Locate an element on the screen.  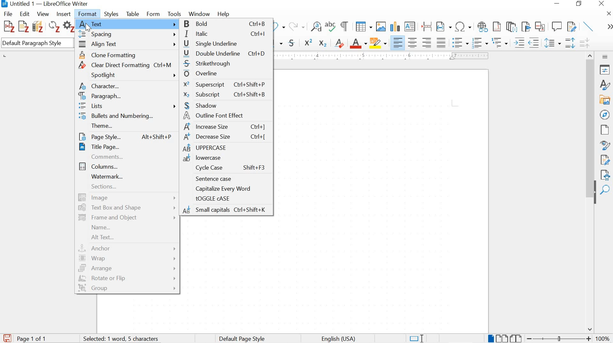
uppercase is located at coordinates (226, 149).